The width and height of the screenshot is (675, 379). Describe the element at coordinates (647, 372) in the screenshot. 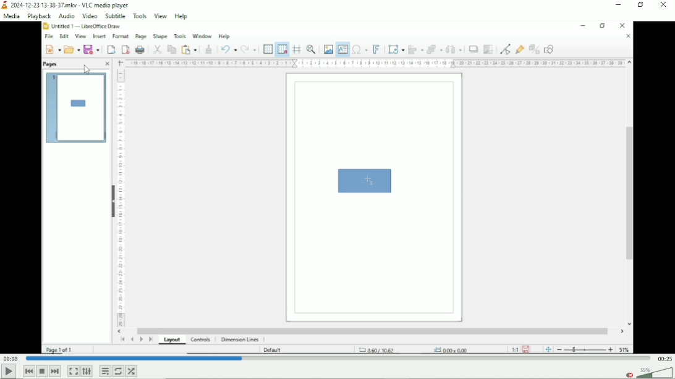

I see `Volume` at that location.